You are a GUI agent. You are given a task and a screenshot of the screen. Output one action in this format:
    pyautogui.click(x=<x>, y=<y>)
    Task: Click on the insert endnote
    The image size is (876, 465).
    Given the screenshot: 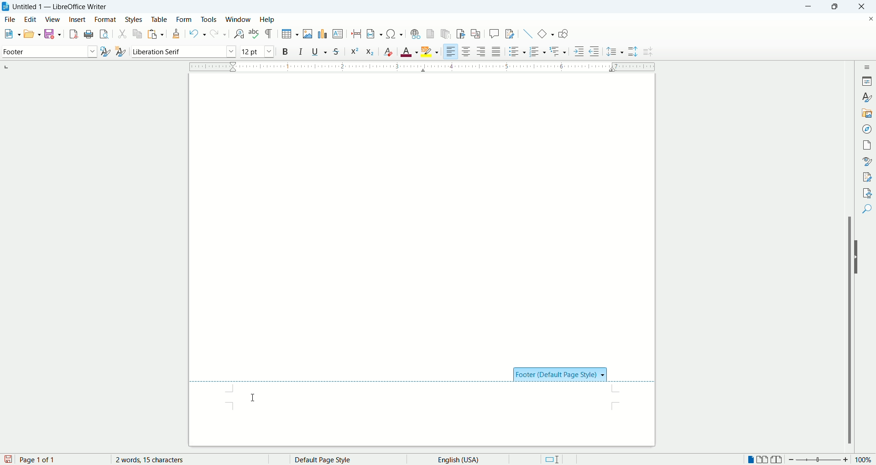 What is the action you would take?
    pyautogui.click(x=447, y=34)
    